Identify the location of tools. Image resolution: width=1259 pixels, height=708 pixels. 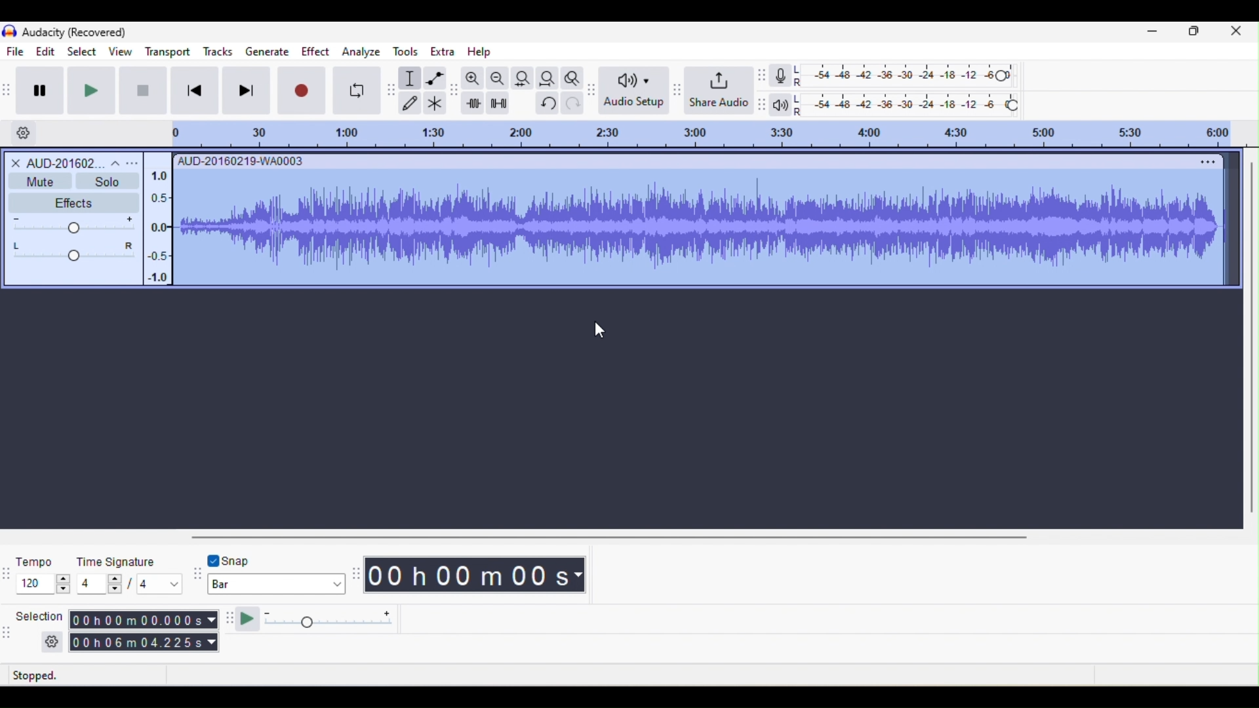
(410, 52).